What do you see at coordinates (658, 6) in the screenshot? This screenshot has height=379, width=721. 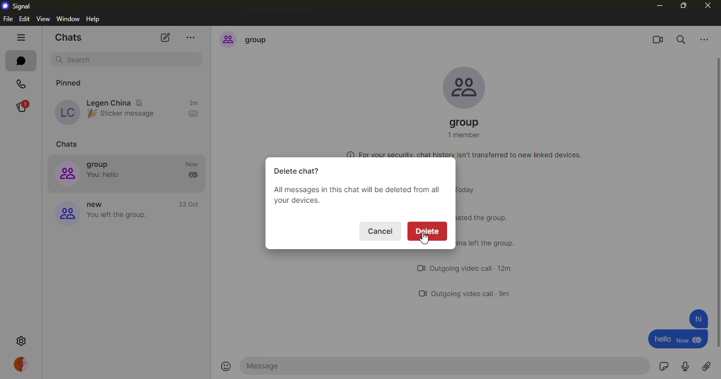 I see `minimize` at bounding box center [658, 6].